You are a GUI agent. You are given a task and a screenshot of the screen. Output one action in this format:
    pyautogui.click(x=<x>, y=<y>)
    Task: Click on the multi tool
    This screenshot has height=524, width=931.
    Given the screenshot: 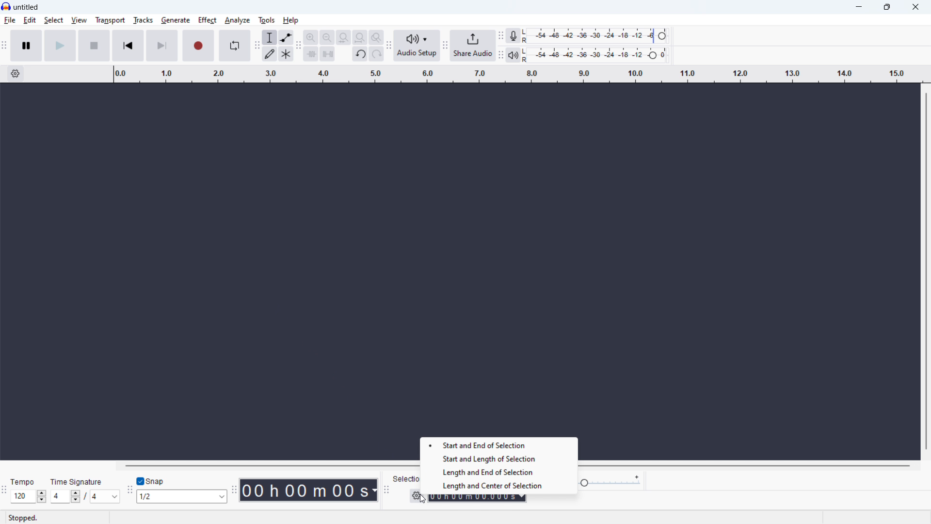 What is the action you would take?
    pyautogui.click(x=287, y=54)
    